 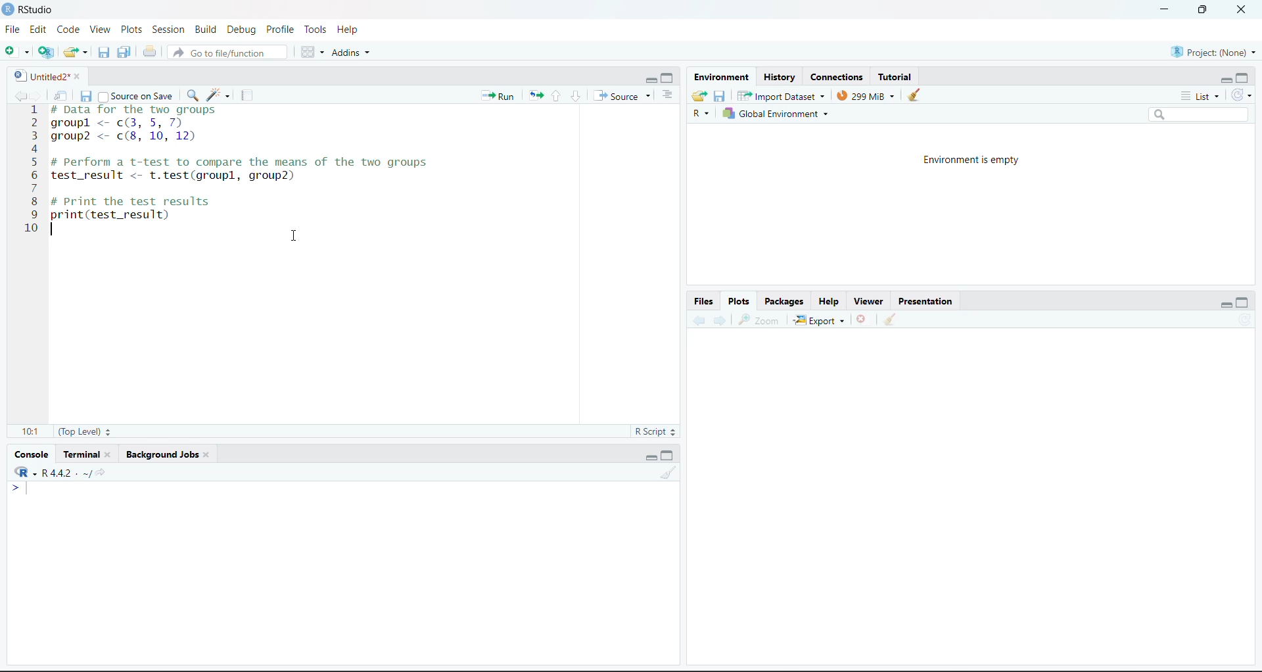 What do you see at coordinates (29, 488) in the screenshot?
I see `text cursor` at bounding box center [29, 488].